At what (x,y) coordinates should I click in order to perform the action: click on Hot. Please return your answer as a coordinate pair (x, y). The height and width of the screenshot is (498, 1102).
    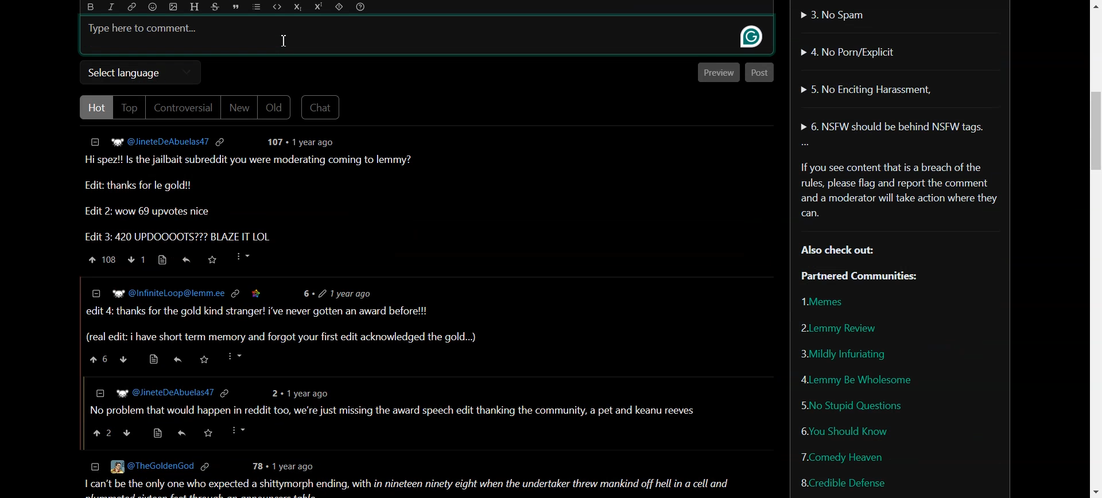
    Looking at the image, I should click on (94, 108).